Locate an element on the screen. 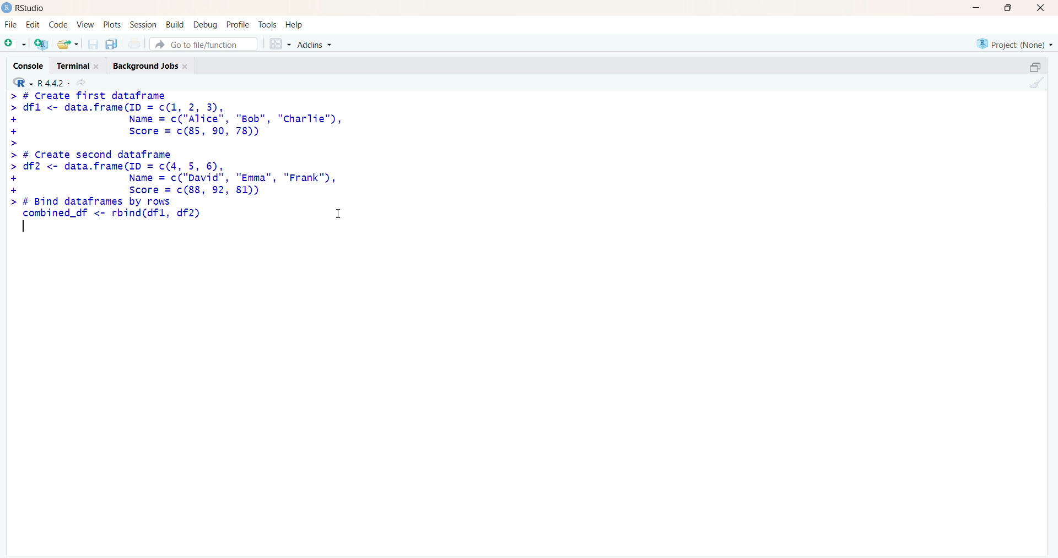 Image resolution: width=1058 pixels, height=558 pixels. # Bind dataframes by rows
combined_df <- rbind(dfl, df2) is located at coordinates (107, 216).